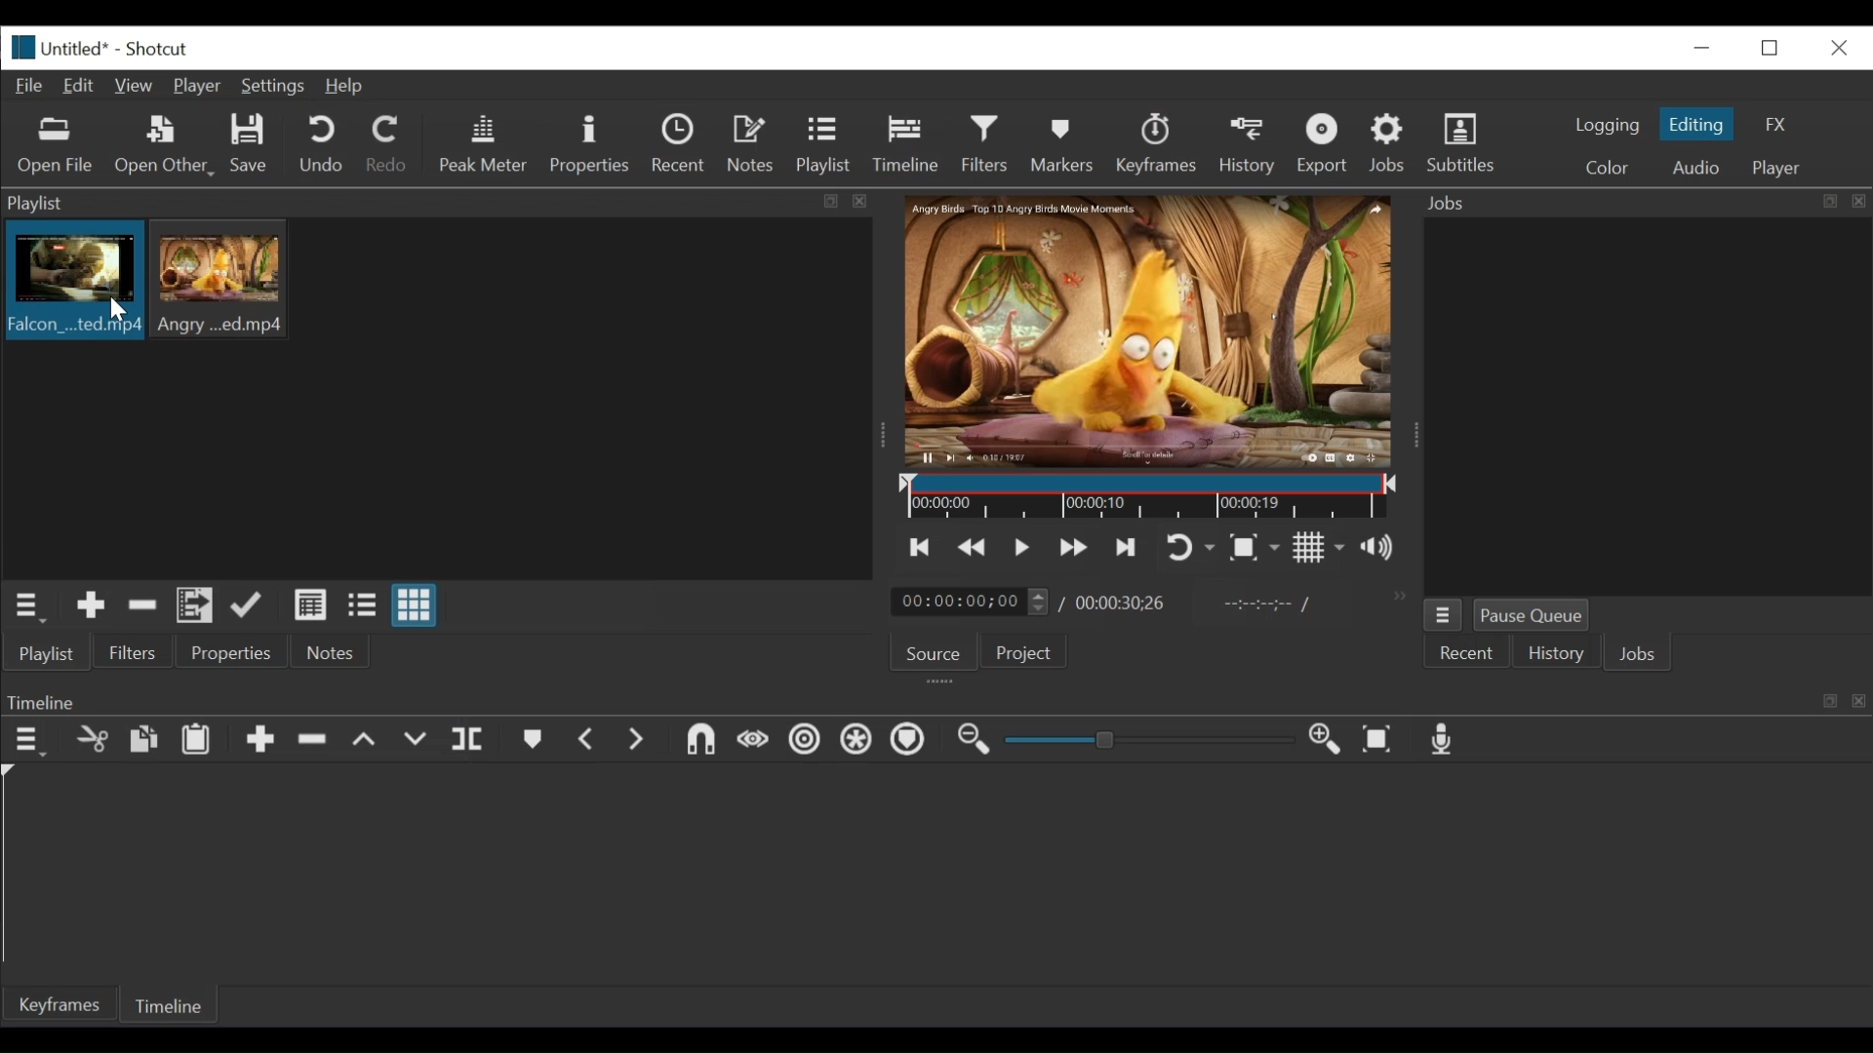  Describe the element at coordinates (754, 144) in the screenshot. I see `Notes` at that location.